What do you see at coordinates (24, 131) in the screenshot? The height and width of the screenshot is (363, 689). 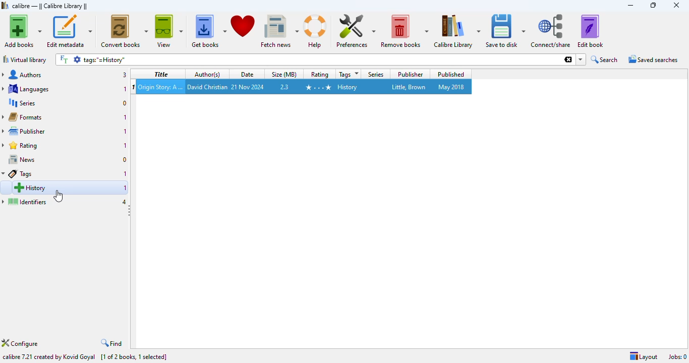 I see `publisher` at bounding box center [24, 131].